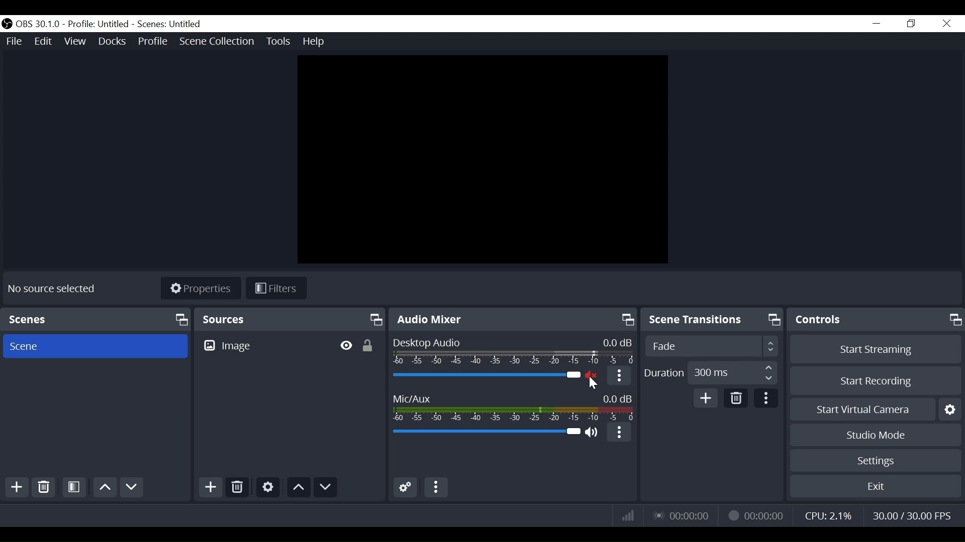 The width and height of the screenshot is (965, 542). Describe the element at coordinates (875, 380) in the screenshot. I see `Start Recording` at that location.